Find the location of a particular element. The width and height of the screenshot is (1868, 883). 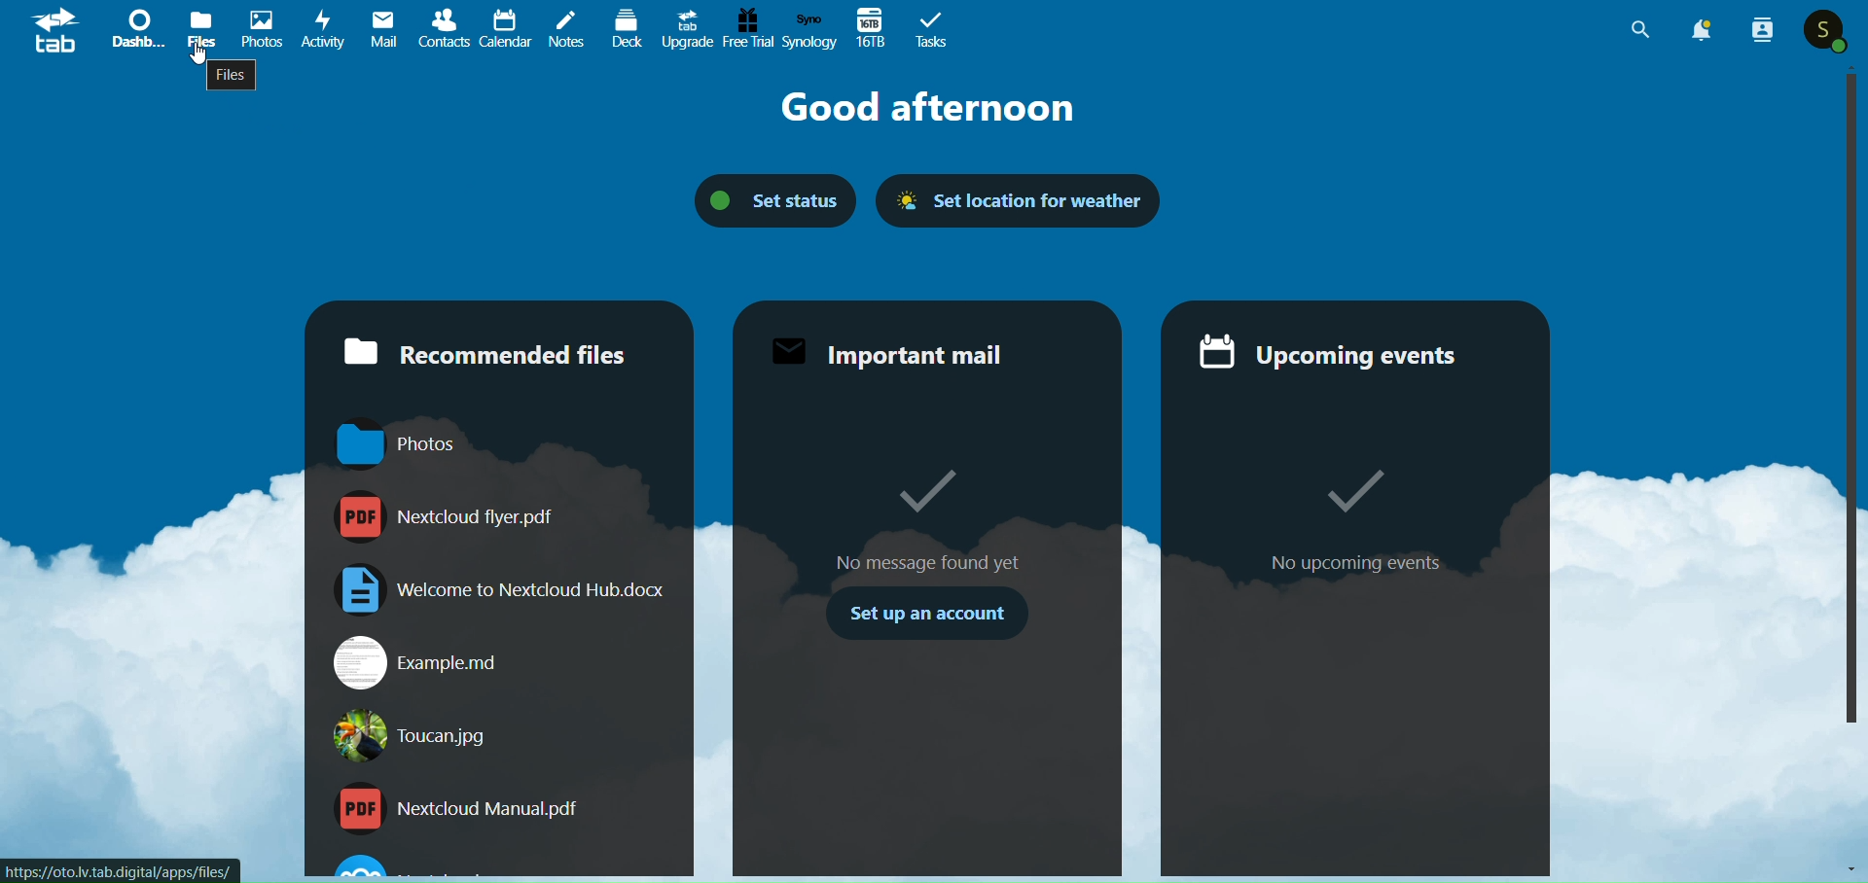

user is located at coordinates (1823, 30).